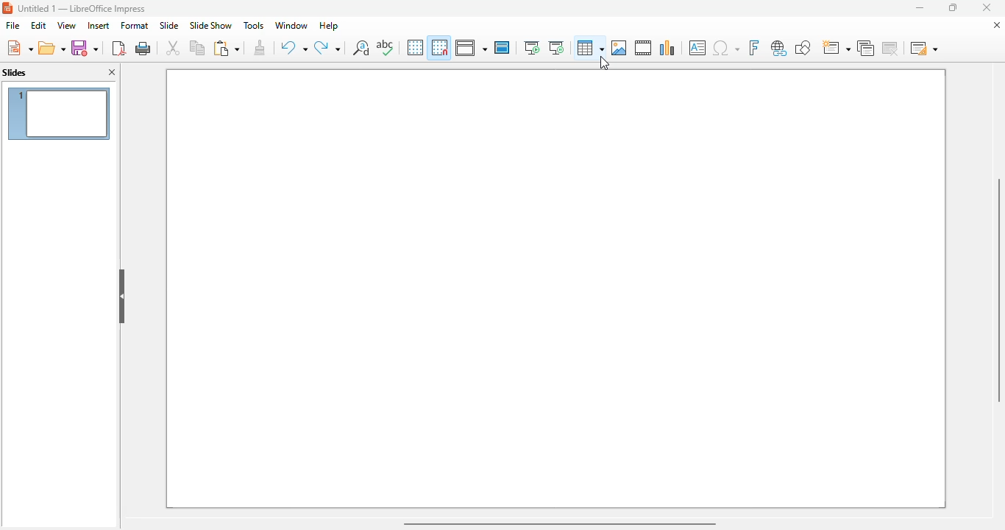 The image size is (1005, 530). I want to click on minimize, so click(921, 8).